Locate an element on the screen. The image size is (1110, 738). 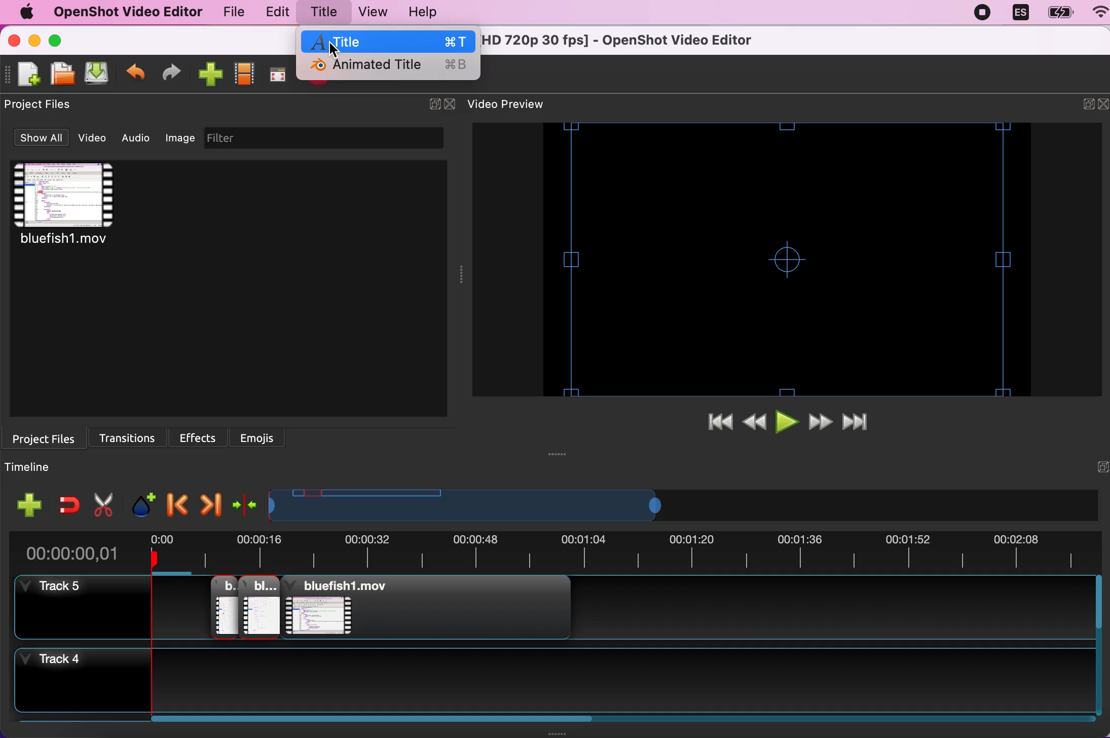
title is located at coordinates (321, 14).